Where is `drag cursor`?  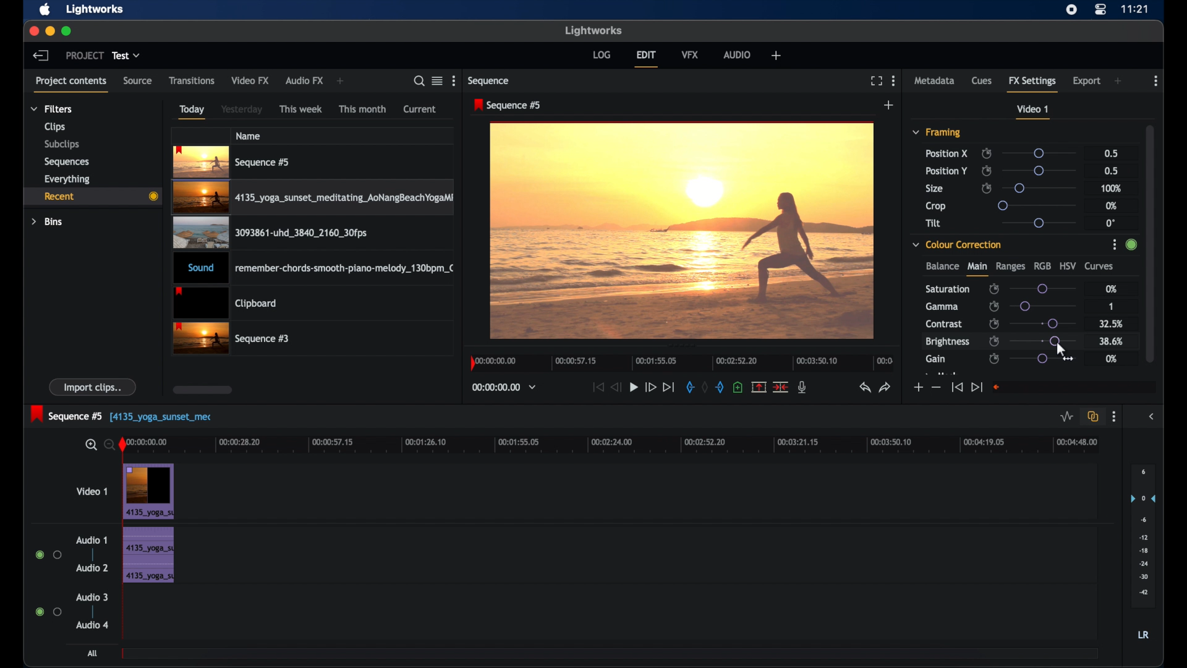 drag cursor is located at coordinates (1065, 353).